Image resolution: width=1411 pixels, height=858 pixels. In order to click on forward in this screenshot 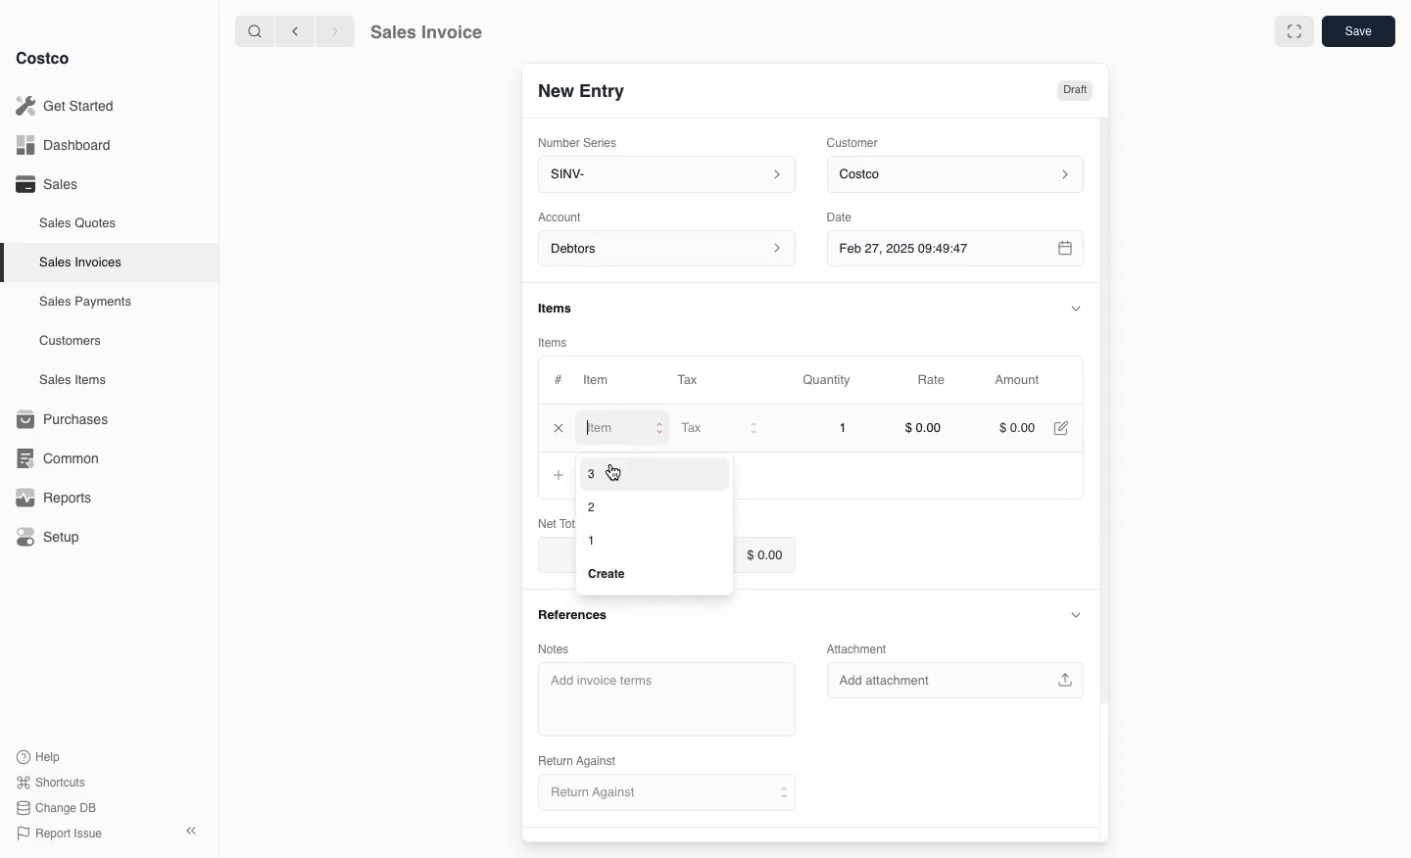, I will do `click(332, 30)`.